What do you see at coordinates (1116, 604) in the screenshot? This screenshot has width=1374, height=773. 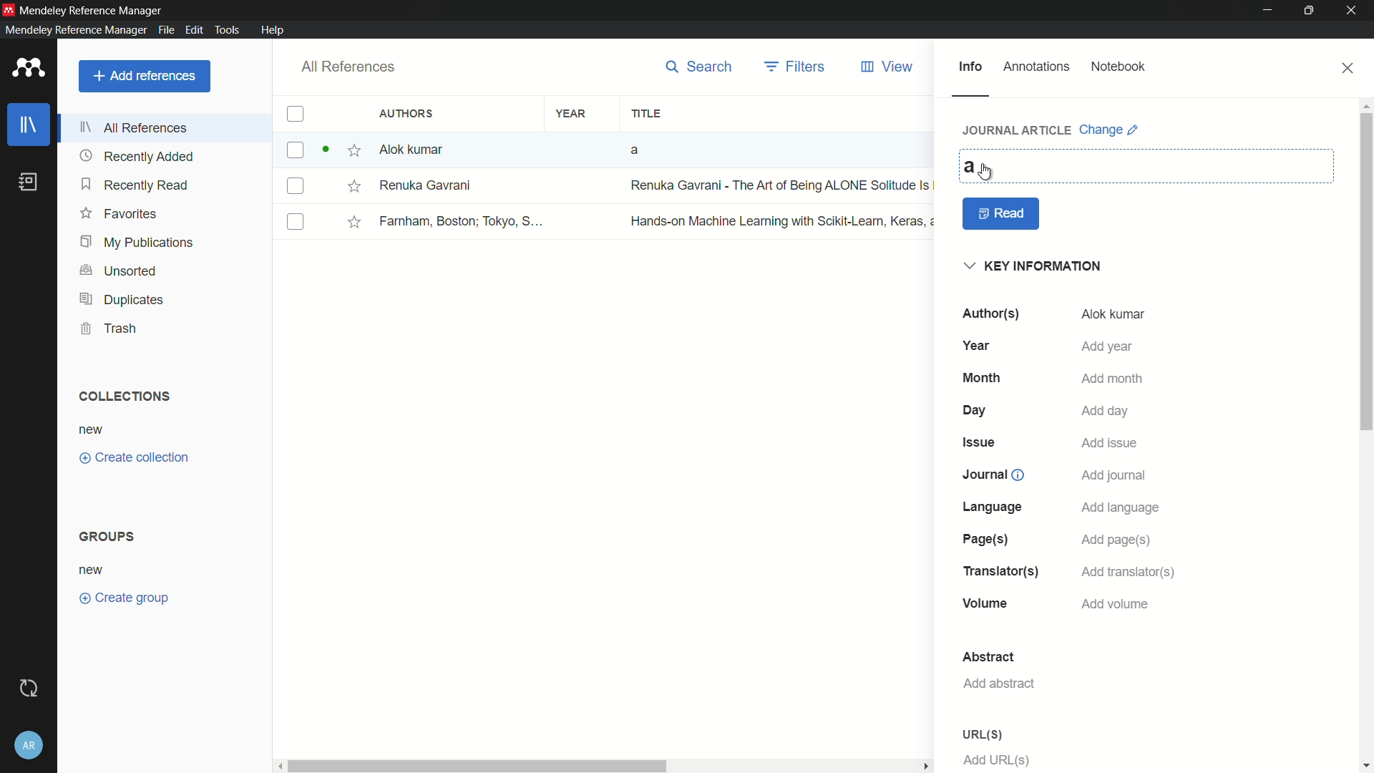 I see `add volume` at bounding box center [1116, 604].